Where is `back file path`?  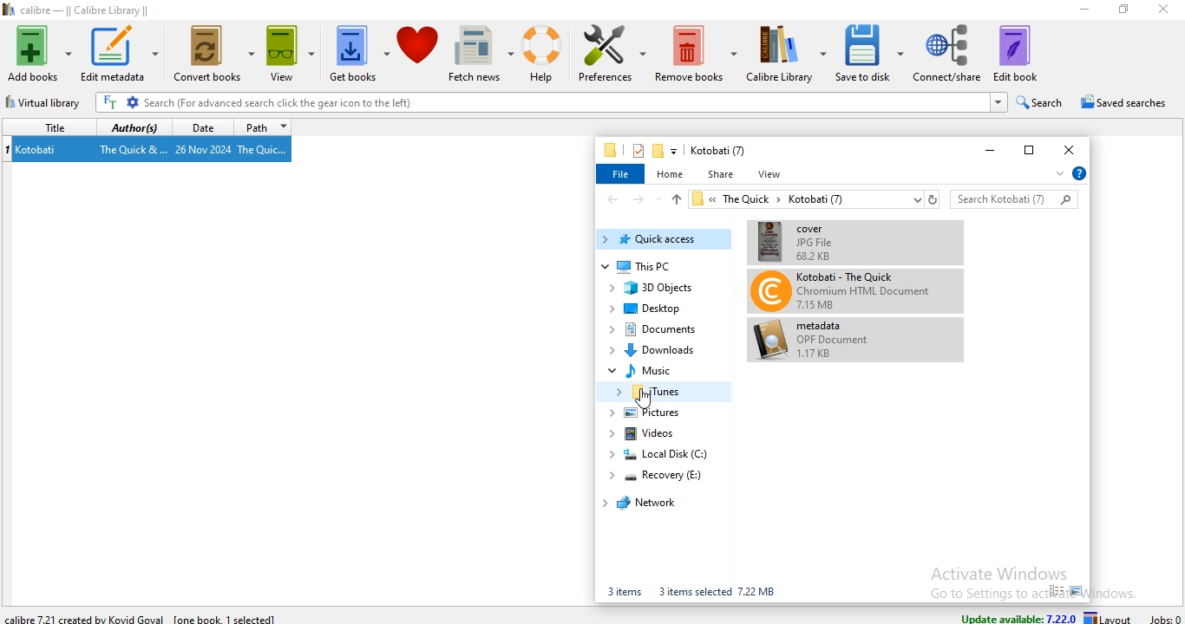 back file path is located at coordinates (612, 199).